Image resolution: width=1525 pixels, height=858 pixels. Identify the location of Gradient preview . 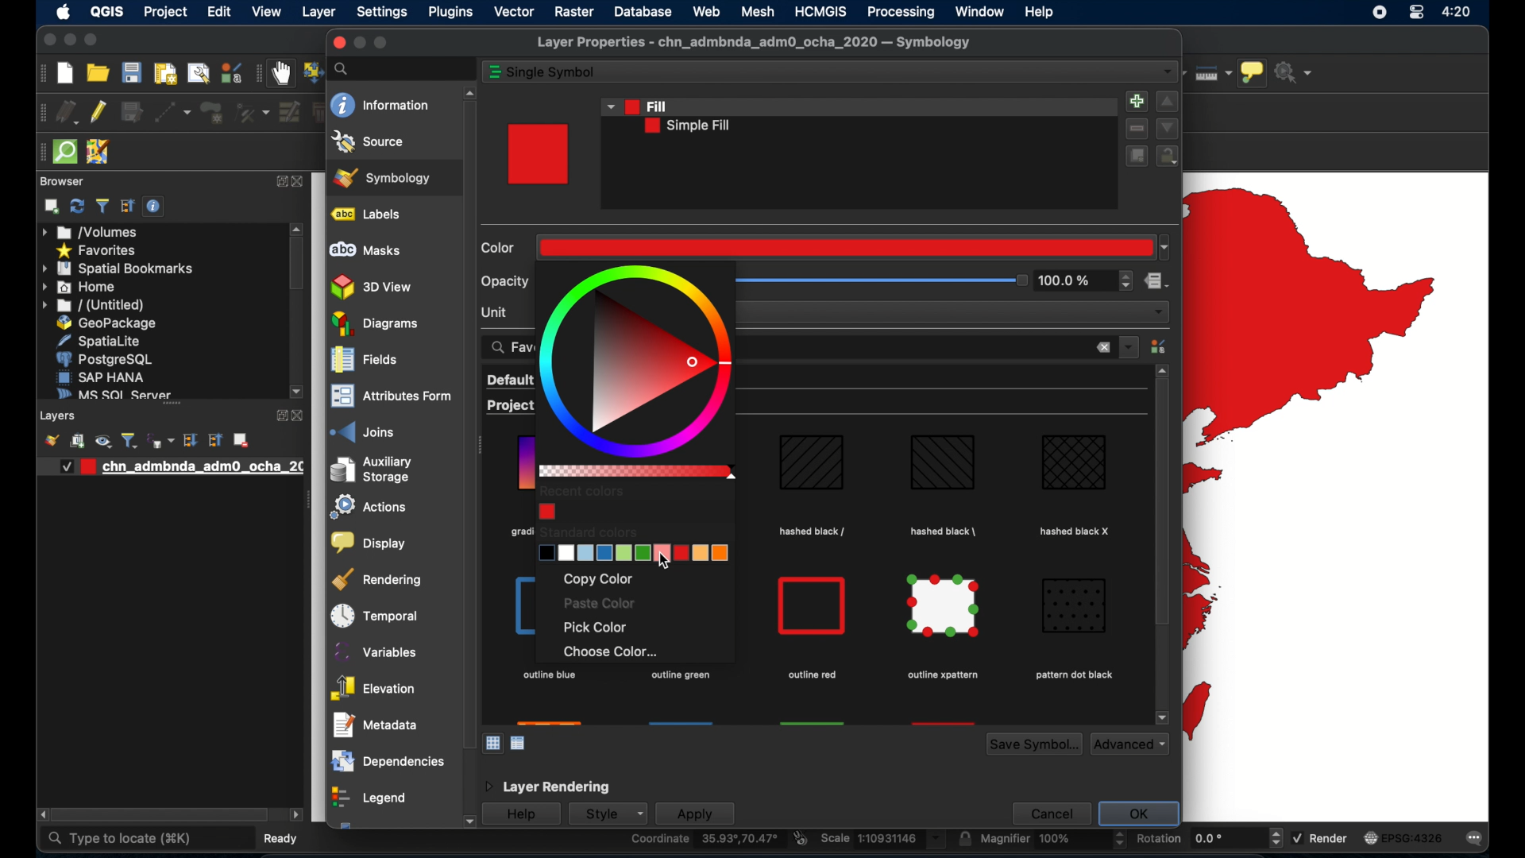
(945, 607).